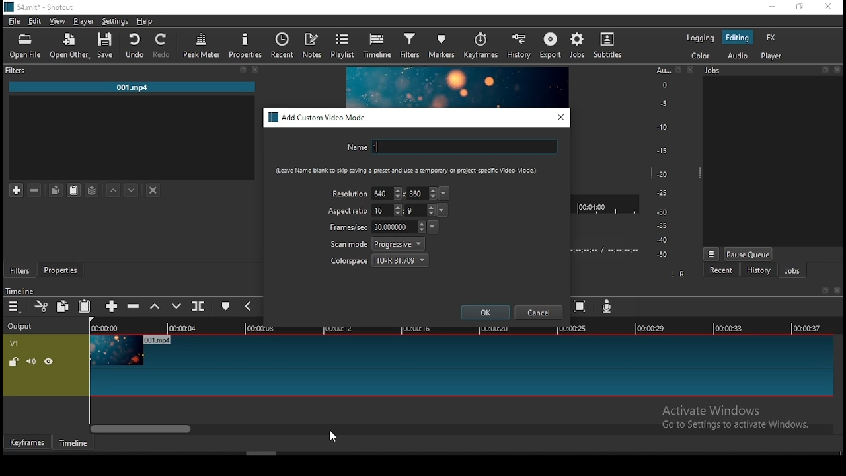 This screenshot has height=476, width=846. What do you see at coordinates (344, 45) in the screenshot?
I see `playlist` at bounding box center [344, 45].